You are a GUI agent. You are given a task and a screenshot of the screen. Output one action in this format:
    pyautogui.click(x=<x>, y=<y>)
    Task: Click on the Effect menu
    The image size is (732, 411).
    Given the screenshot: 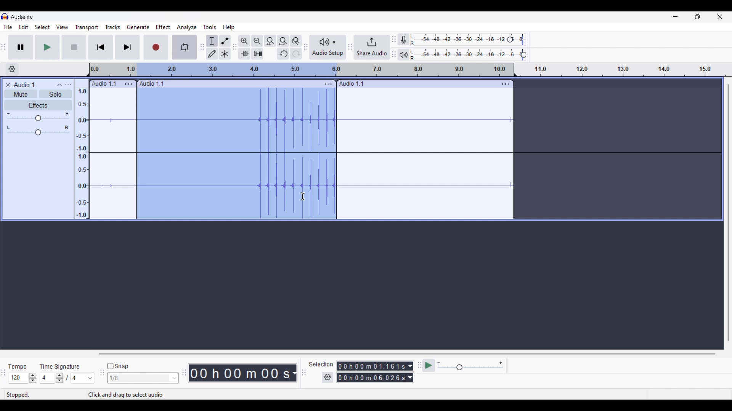 What is the action you would take?
    pyautogui.click(x=163, y=27)
    